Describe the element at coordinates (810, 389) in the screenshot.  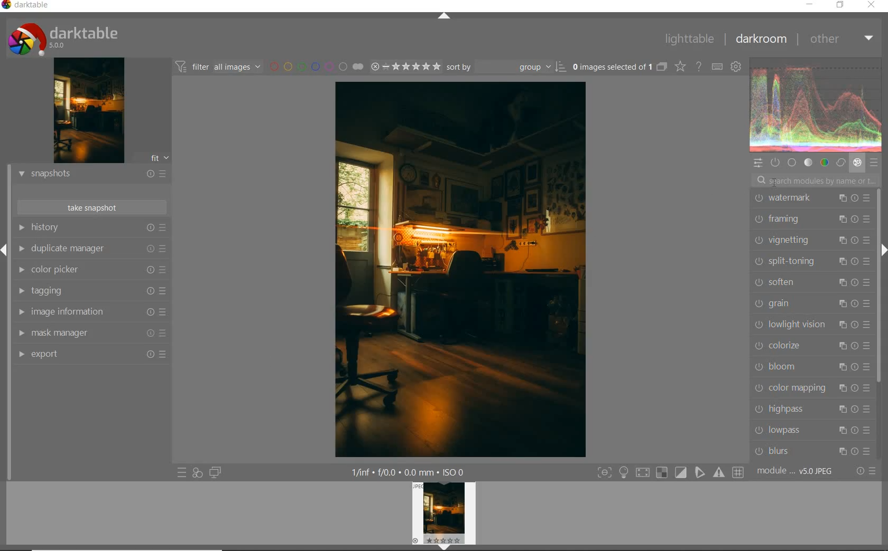
I see `color mapping` at that location.